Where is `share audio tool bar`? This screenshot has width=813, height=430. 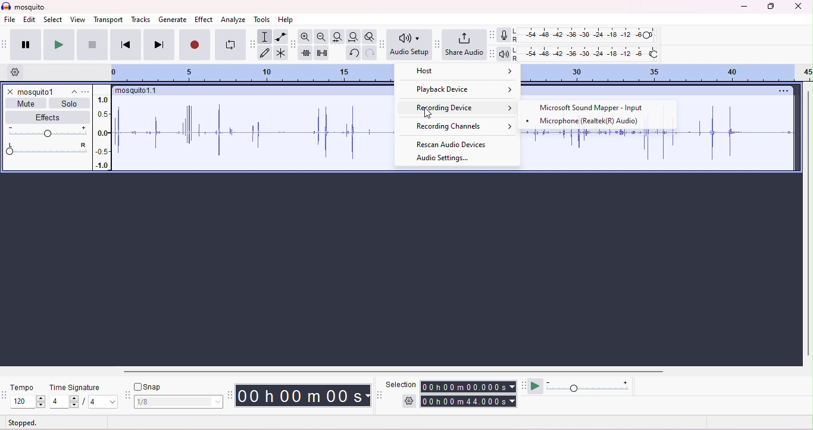
share audio tool bar is located at coordinates (437, 44).